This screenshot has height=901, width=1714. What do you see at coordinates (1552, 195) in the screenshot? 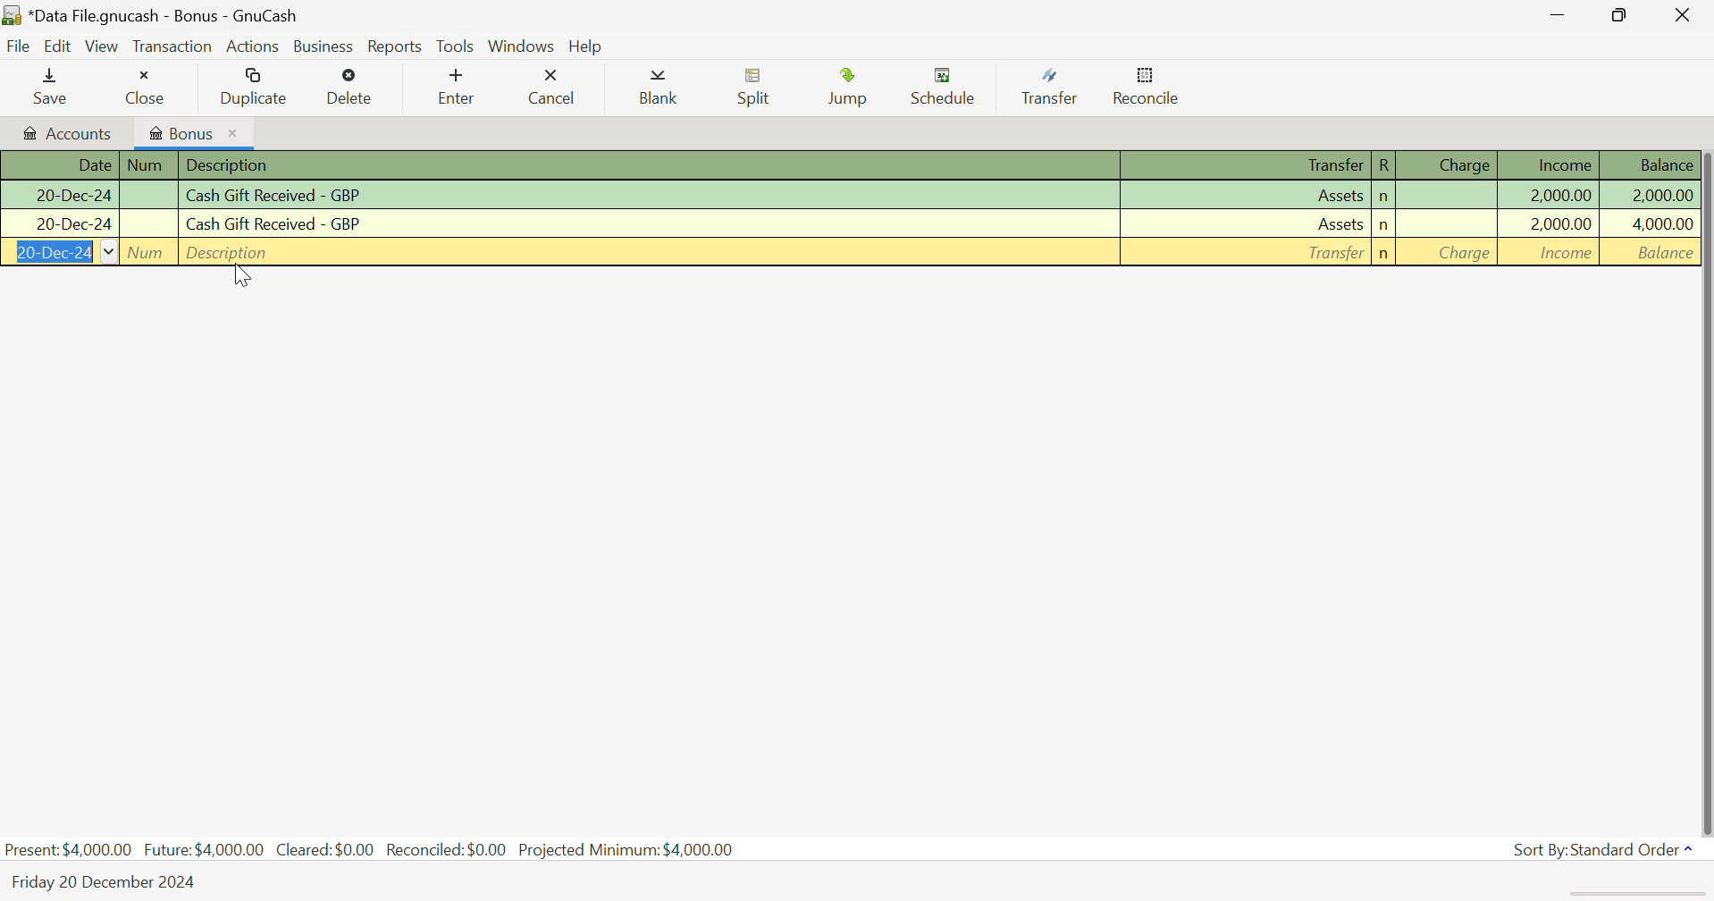
I see `Income` at bounding box center [1552, 195].